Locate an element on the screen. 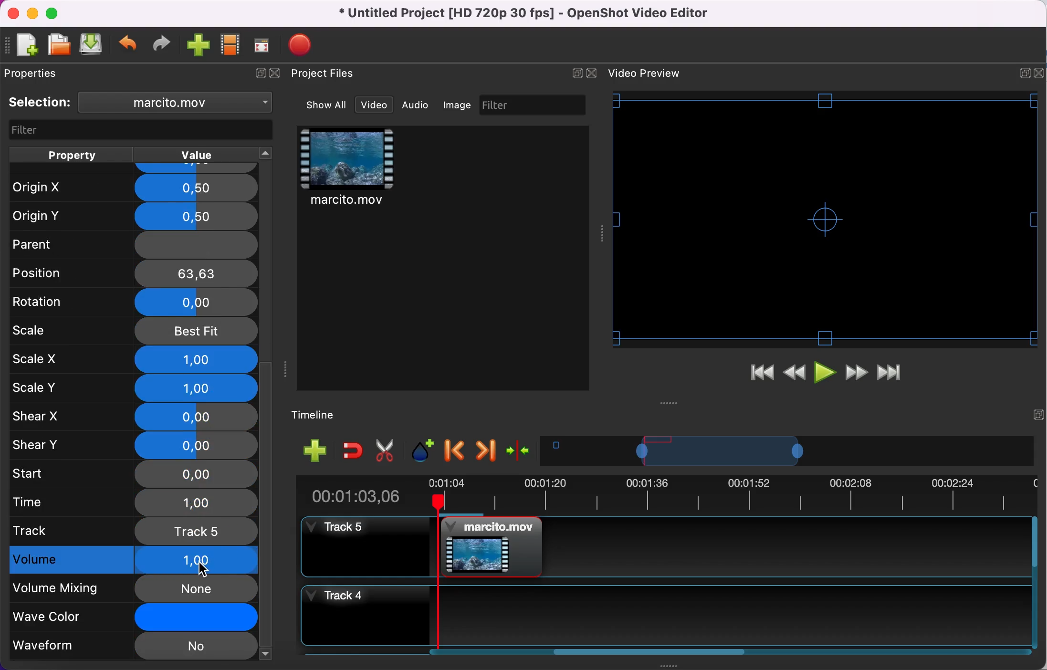 The height and width of the screenshot is (670, 1047). maximize is located at coordinates (55, 13).